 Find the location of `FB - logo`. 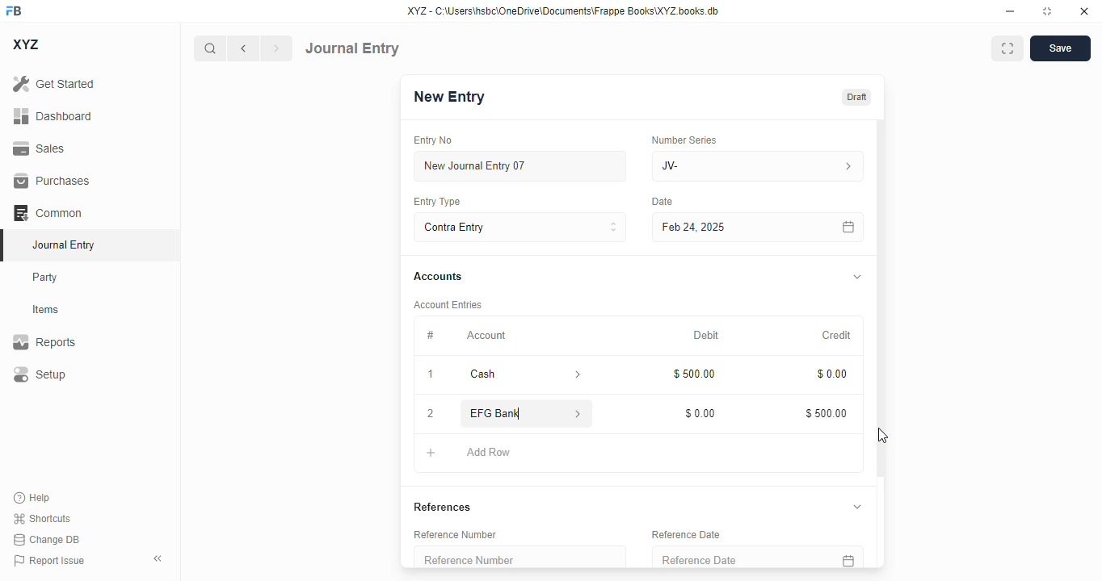

FB - logo is located at coordinates (14, 10).